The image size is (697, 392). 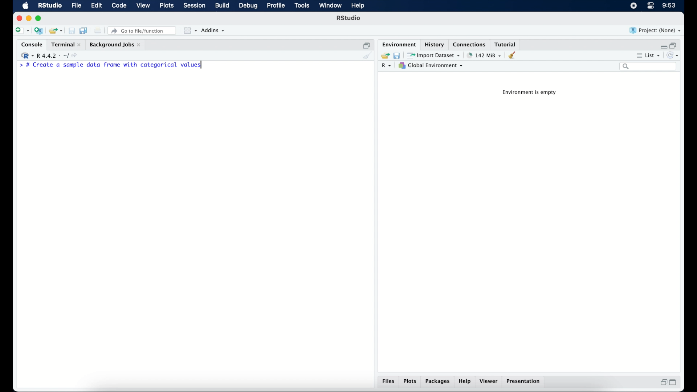 I want to click on 142 MB, so click(x=484, y=55).